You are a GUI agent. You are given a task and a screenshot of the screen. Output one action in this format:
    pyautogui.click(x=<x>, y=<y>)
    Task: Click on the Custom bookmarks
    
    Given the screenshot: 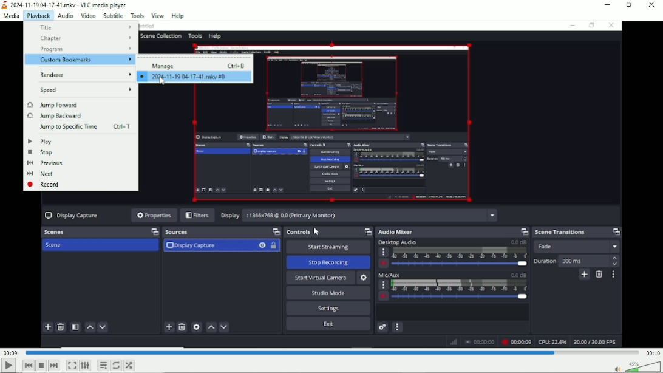 What is the action you would take?
    pyautogui.click(x=80, y=60)
    